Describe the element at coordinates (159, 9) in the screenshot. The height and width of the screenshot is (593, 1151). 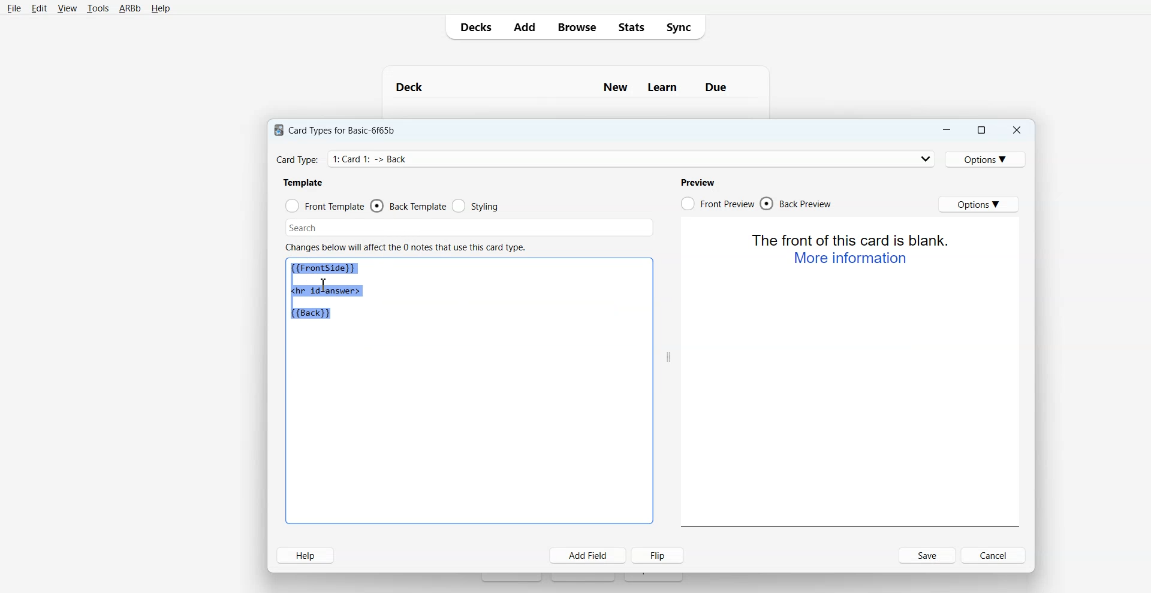
I see `Help` at that location.